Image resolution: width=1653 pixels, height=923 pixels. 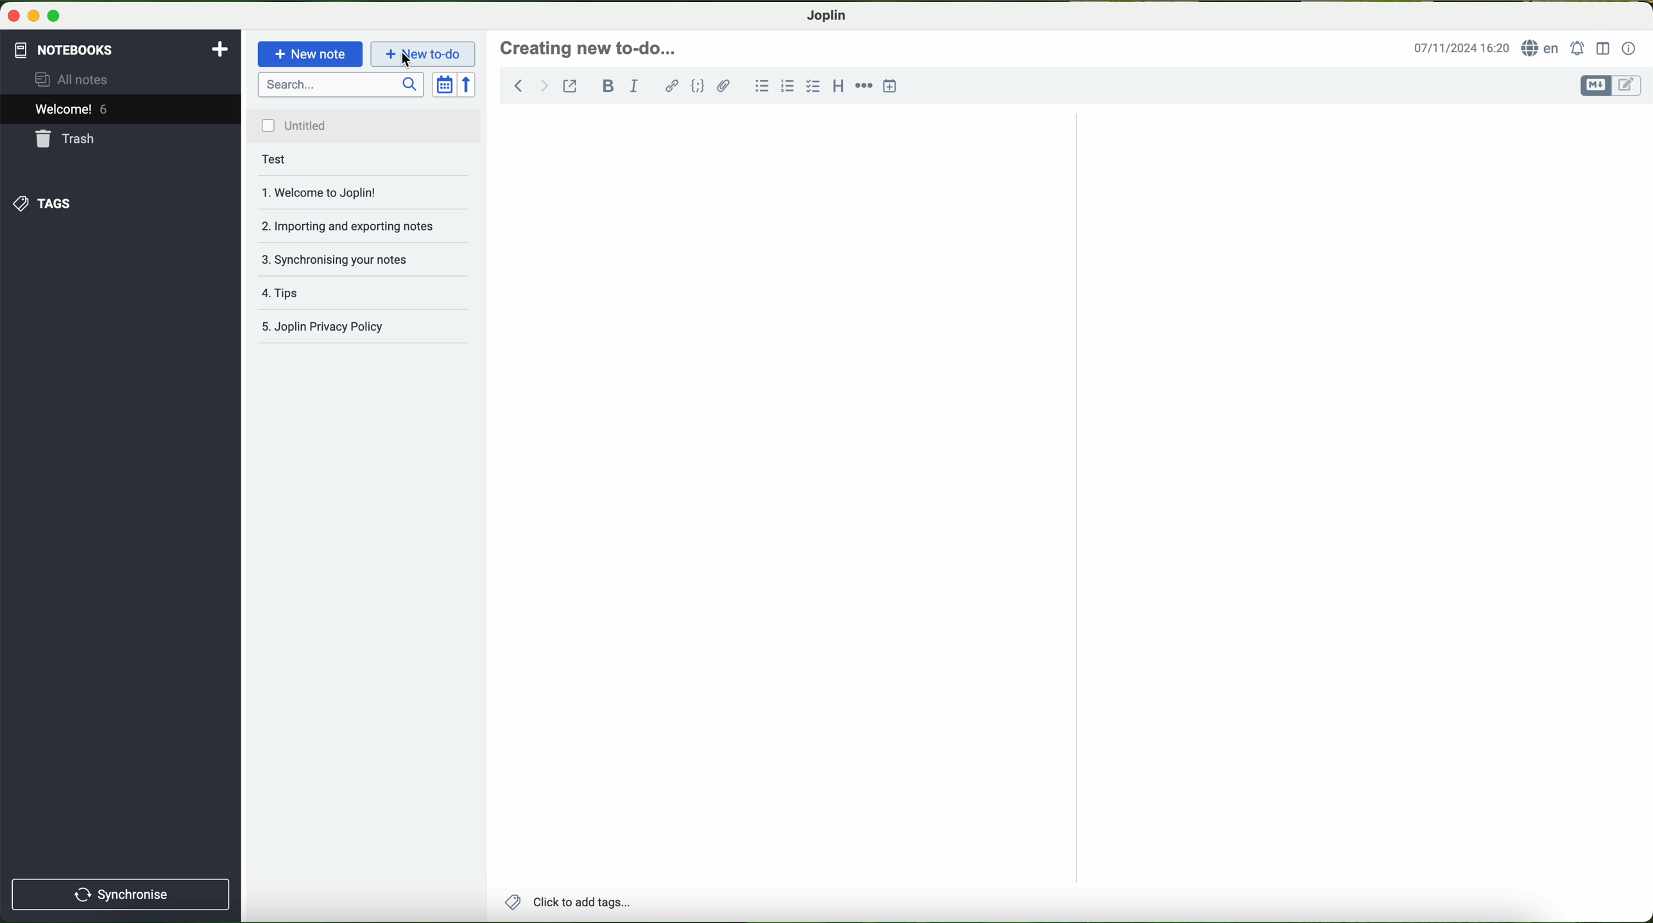 What do you see at coordinates (341, 86) in the screenshot?
I see `search bar` at bounding box center [341, 86].